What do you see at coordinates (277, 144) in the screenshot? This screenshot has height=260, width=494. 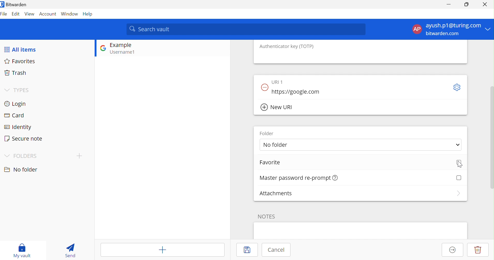 I see `No folder` at bounding box center [277, 144].